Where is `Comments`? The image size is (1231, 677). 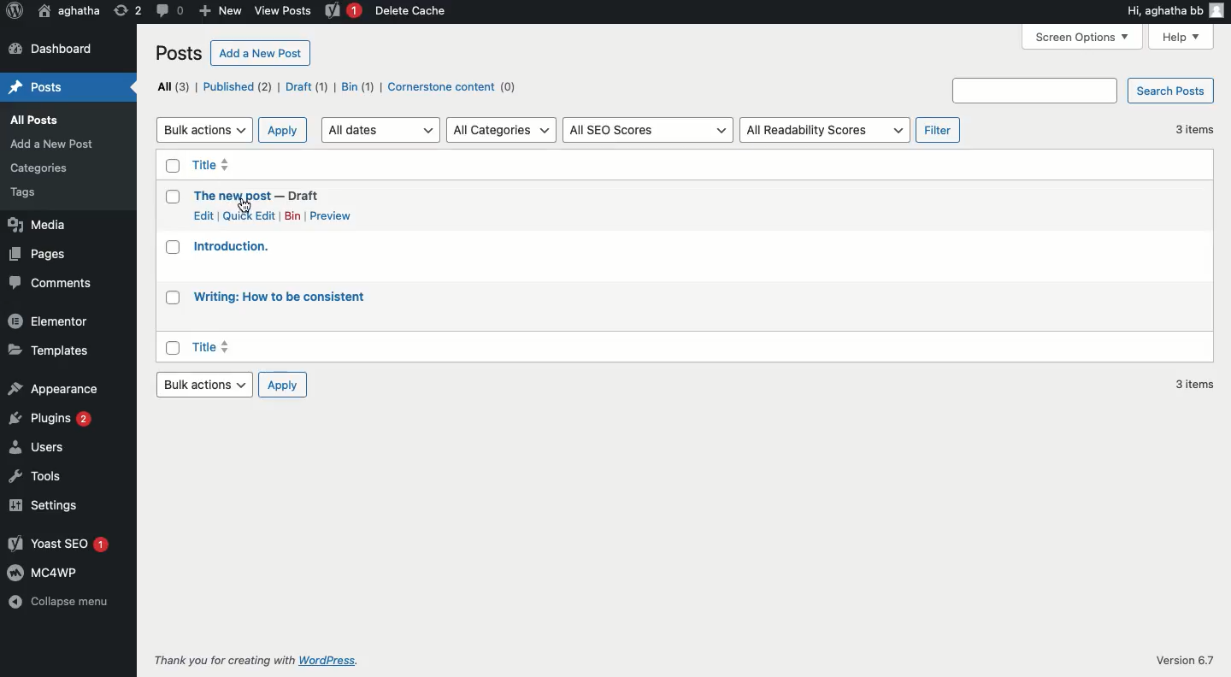
Comments is located at coordinates (56, 281).